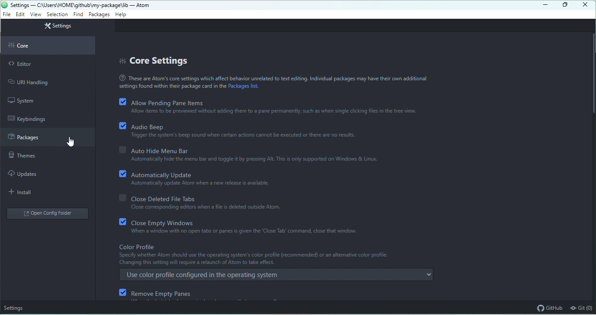 The height and width of the screenshot is (315, 596). I want to click on core, so click(49, 46).